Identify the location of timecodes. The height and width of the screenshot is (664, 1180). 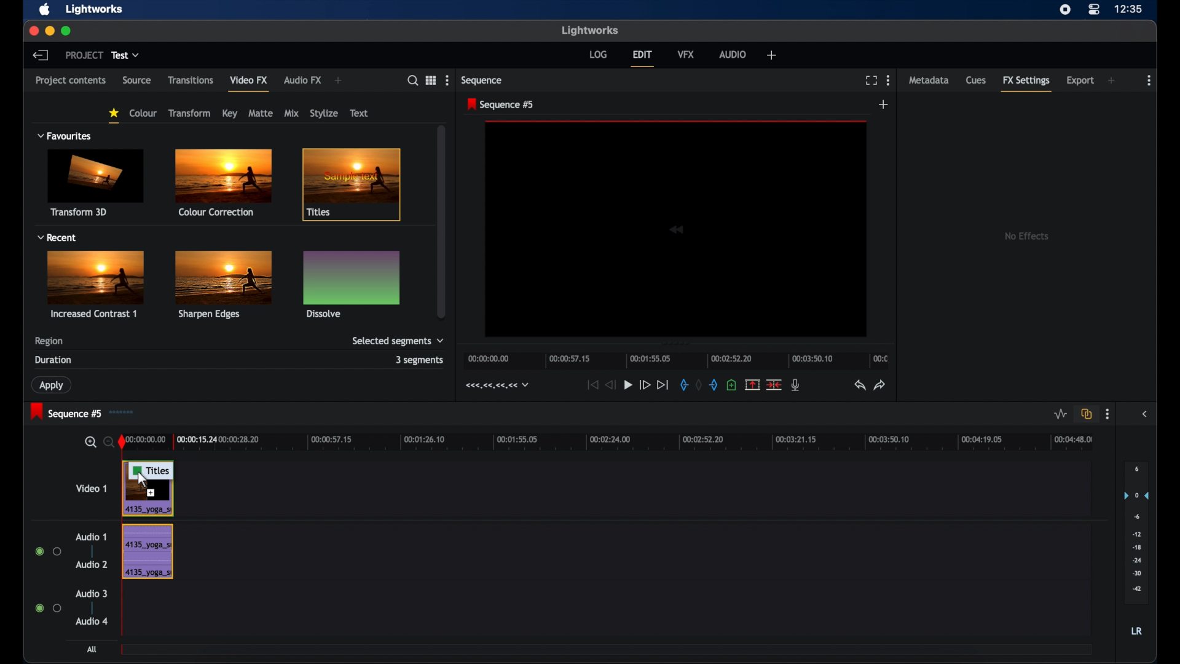
(495, 385).